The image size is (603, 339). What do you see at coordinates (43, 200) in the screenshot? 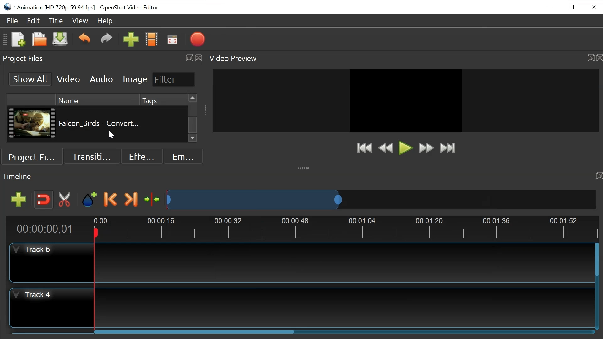
I see `Snap` at bounding box center [43, 200].